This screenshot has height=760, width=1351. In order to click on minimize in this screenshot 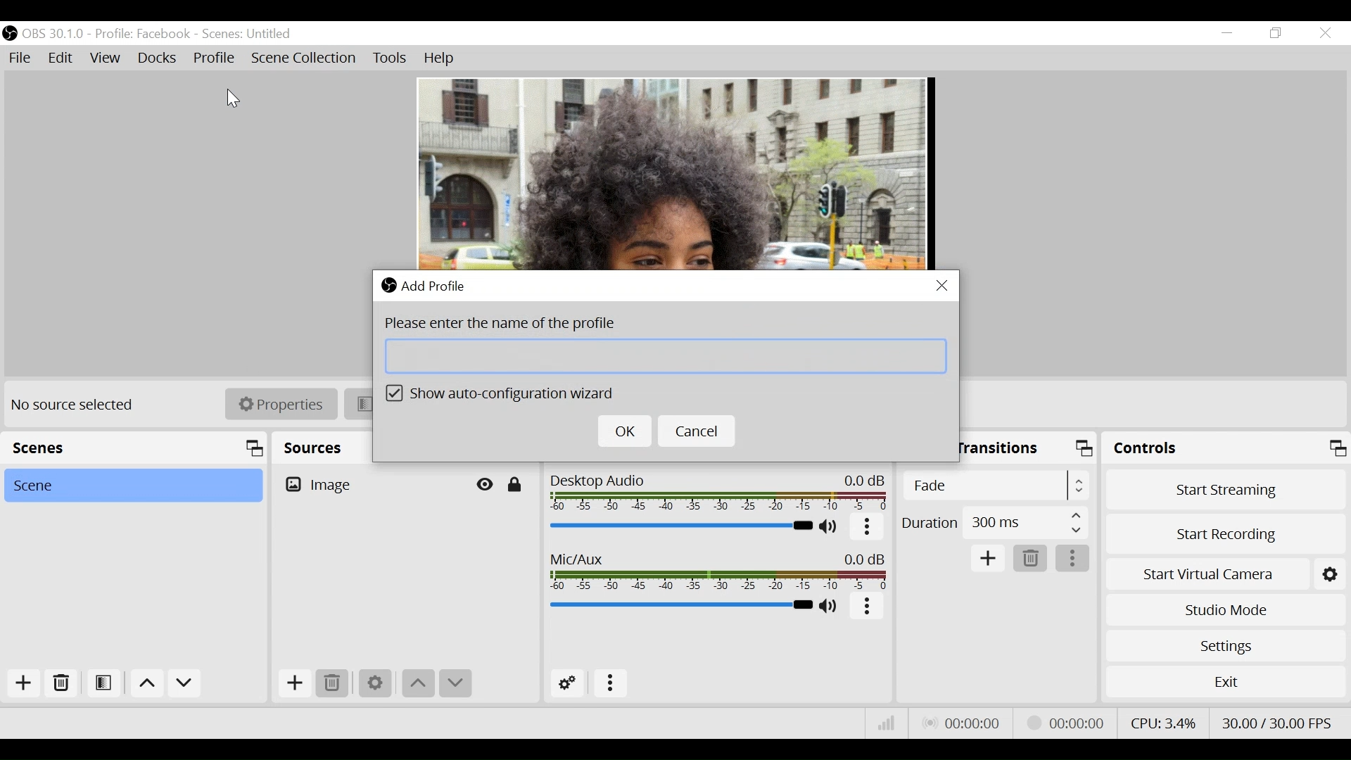, I will do `click(1226, 34)`.